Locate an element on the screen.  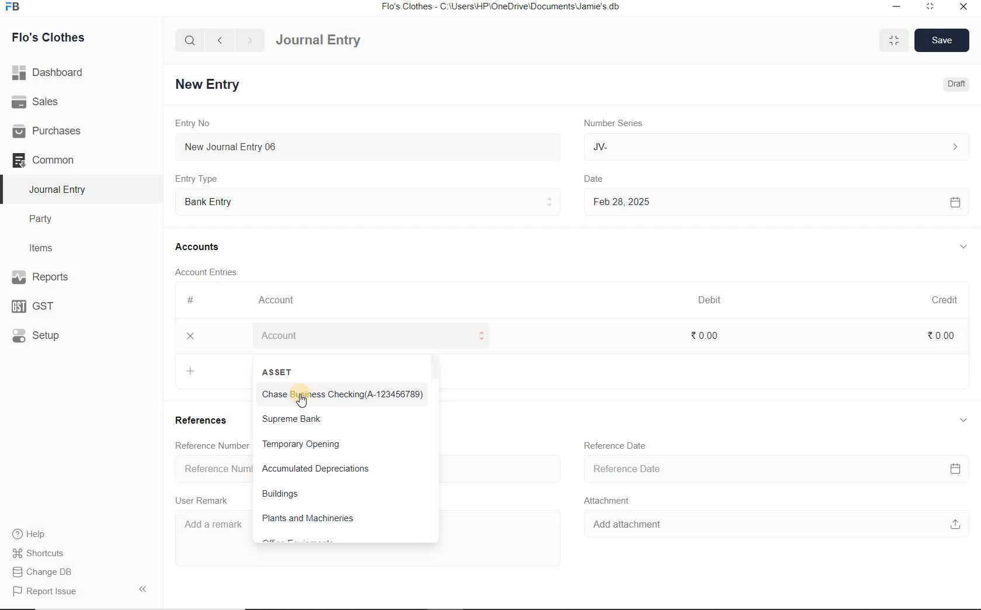
Journal Entry is located at coordinates (59, 189).